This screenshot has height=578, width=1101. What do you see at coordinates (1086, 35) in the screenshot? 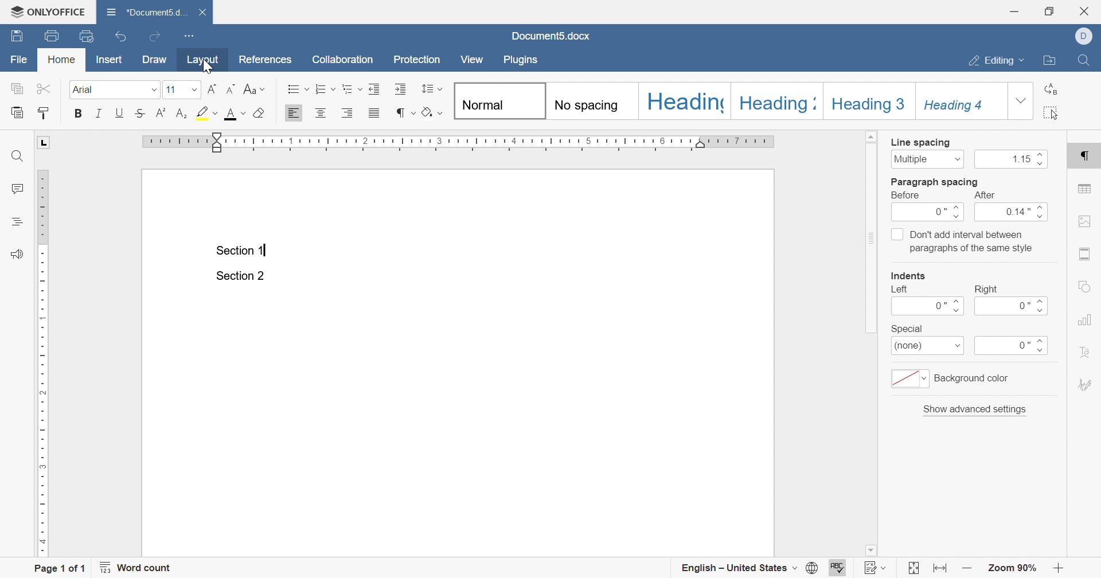
I see `Dell` at bounding box center [1086, 35].